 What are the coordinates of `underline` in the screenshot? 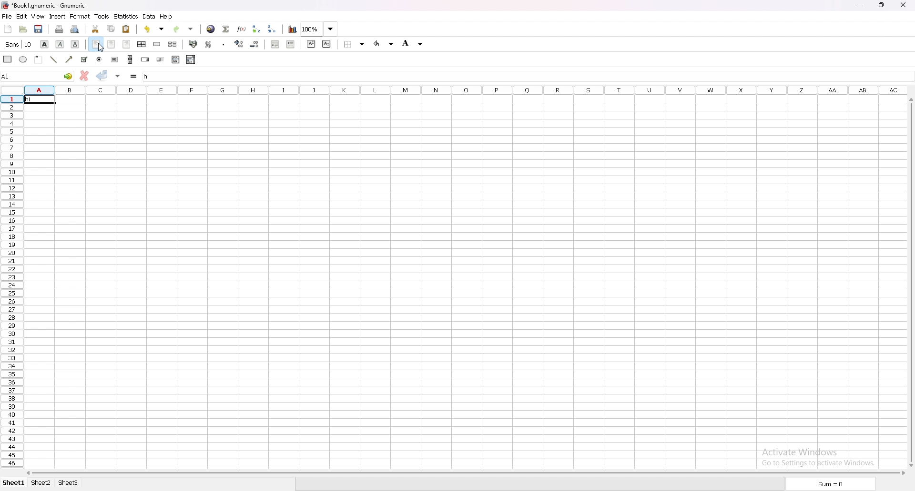 It's located at (75, 44).